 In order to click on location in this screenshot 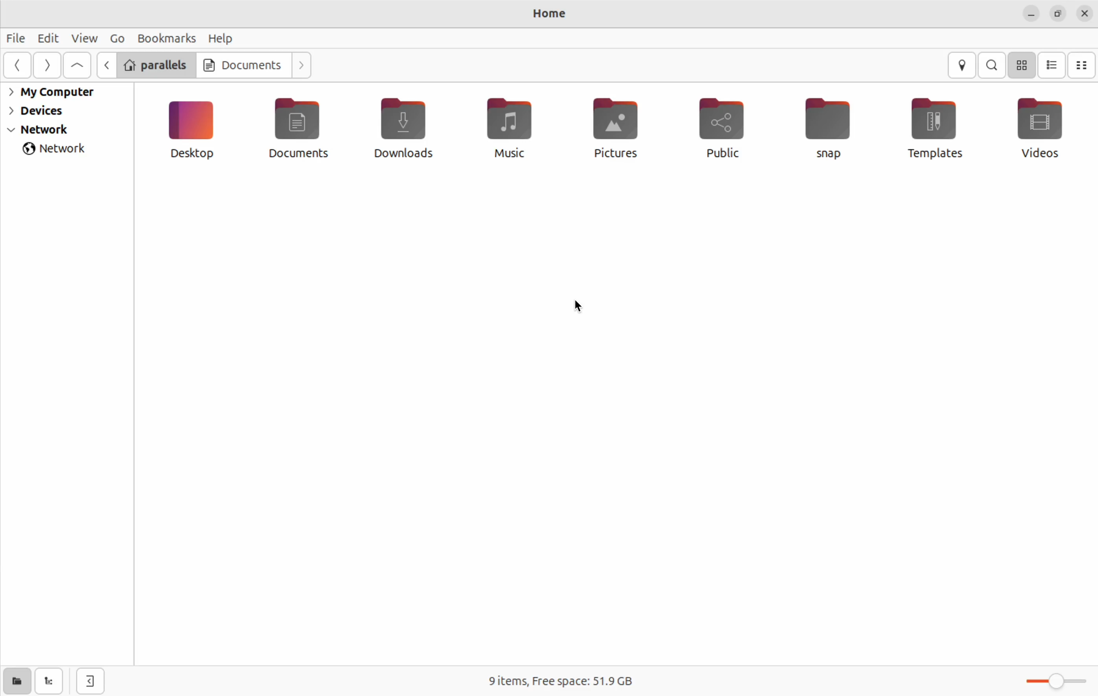, I will do `click(962, 66)`.